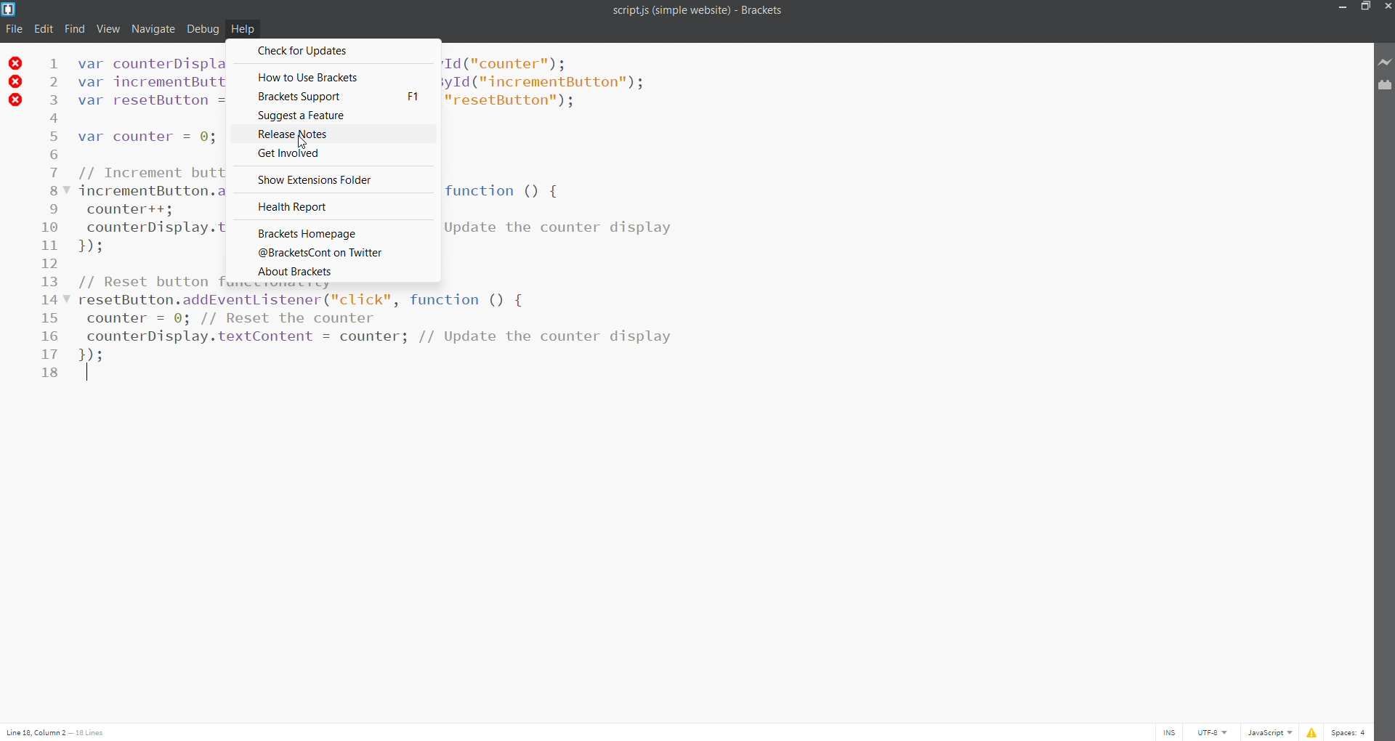  I want to click on show extensions folder, so click(336, 179).